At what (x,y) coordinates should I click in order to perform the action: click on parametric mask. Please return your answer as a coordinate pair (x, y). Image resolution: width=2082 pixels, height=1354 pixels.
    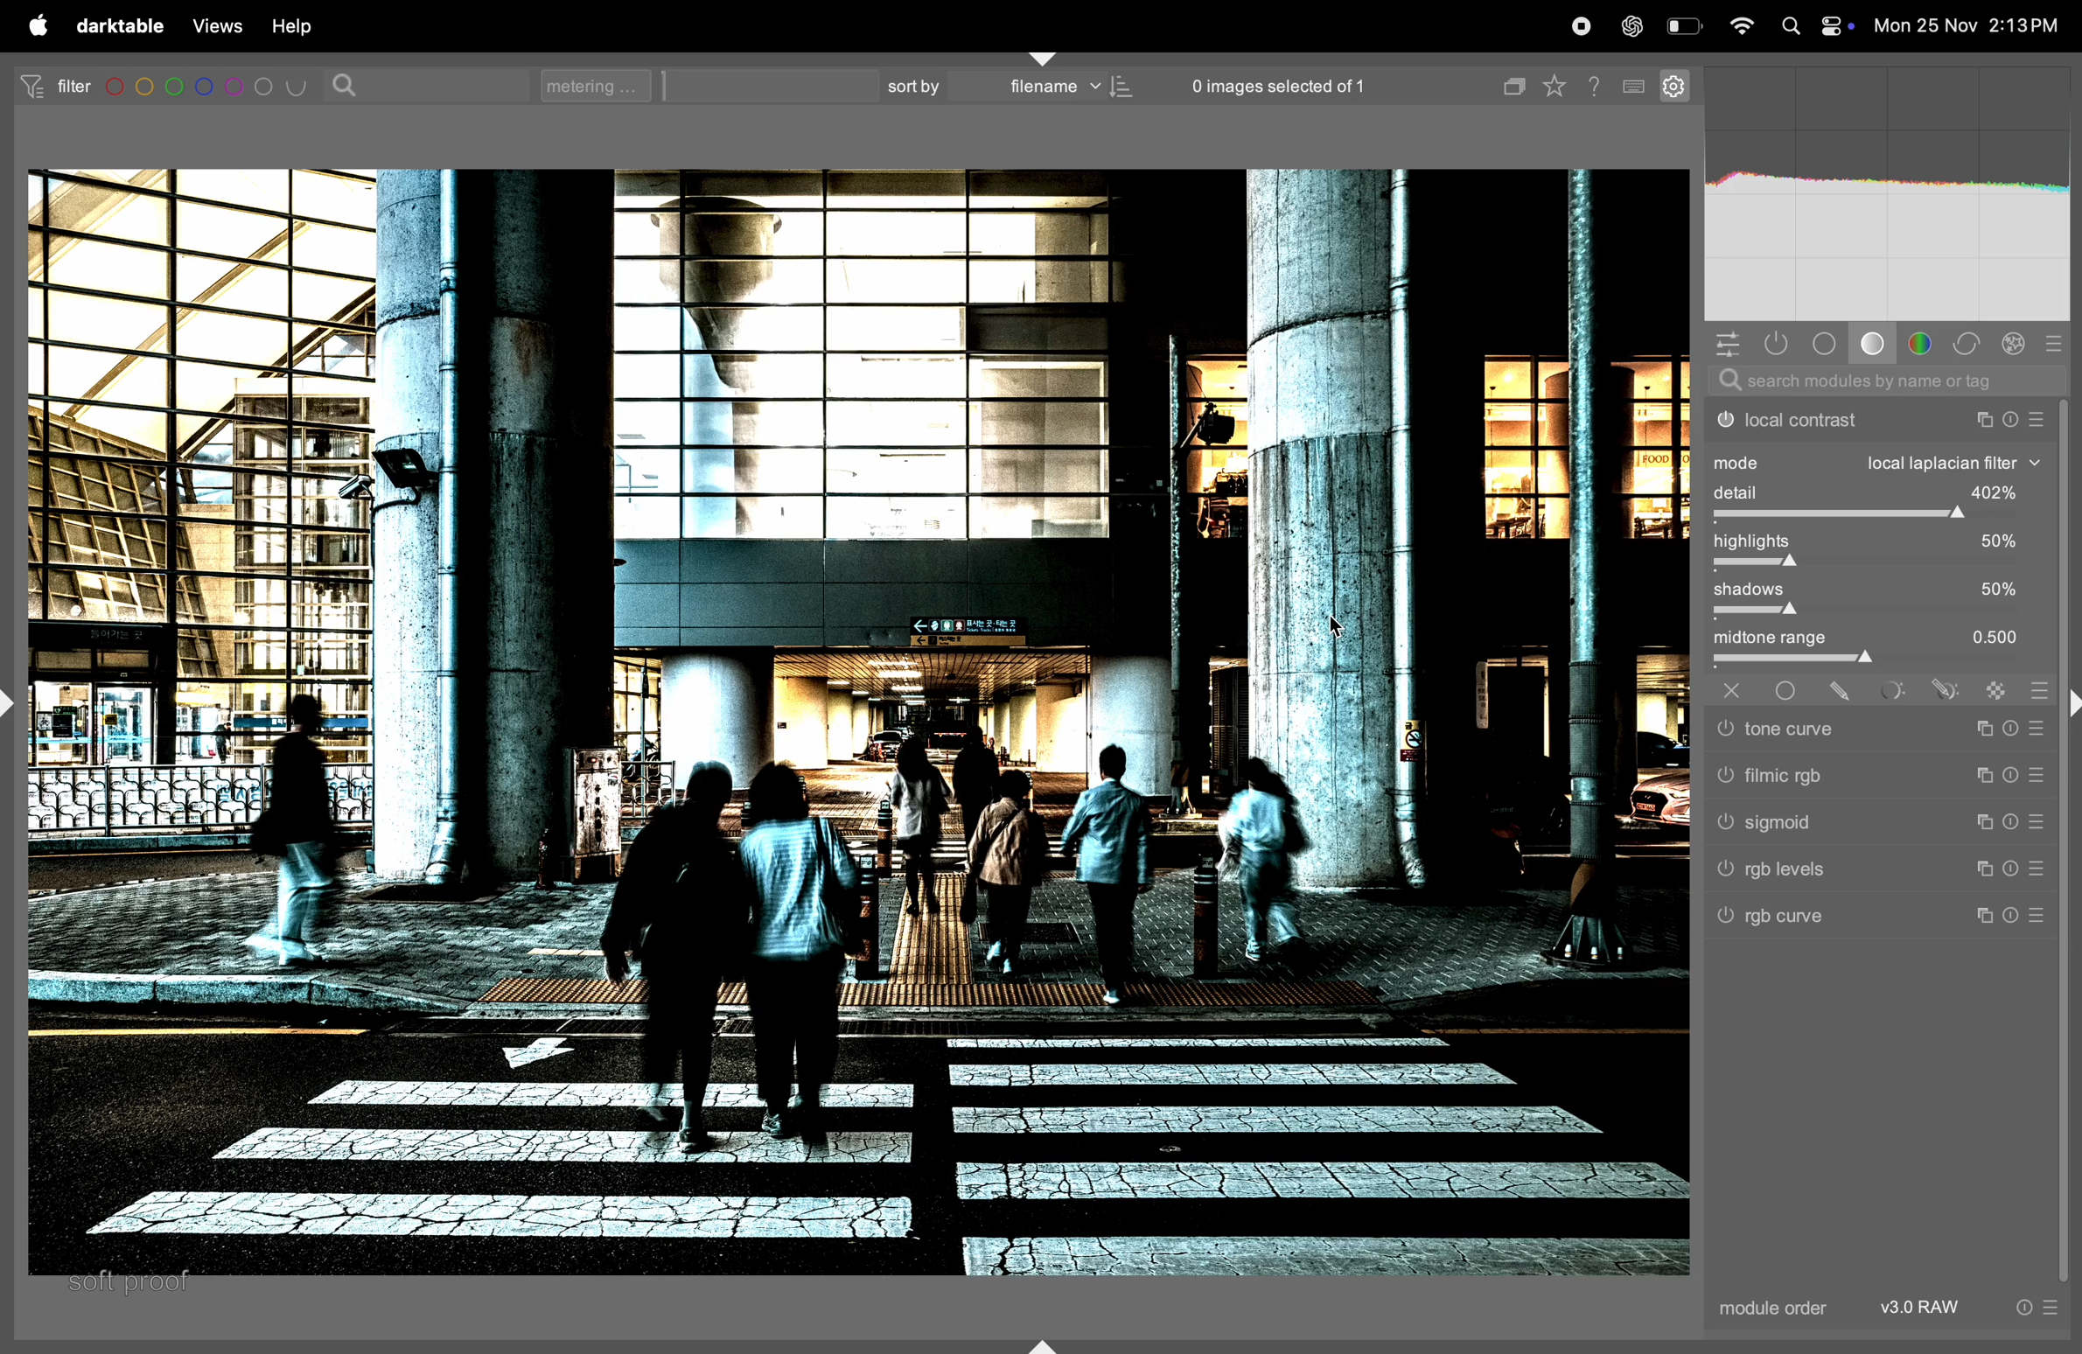
    Looking at the image, I should click on (1896, 691).